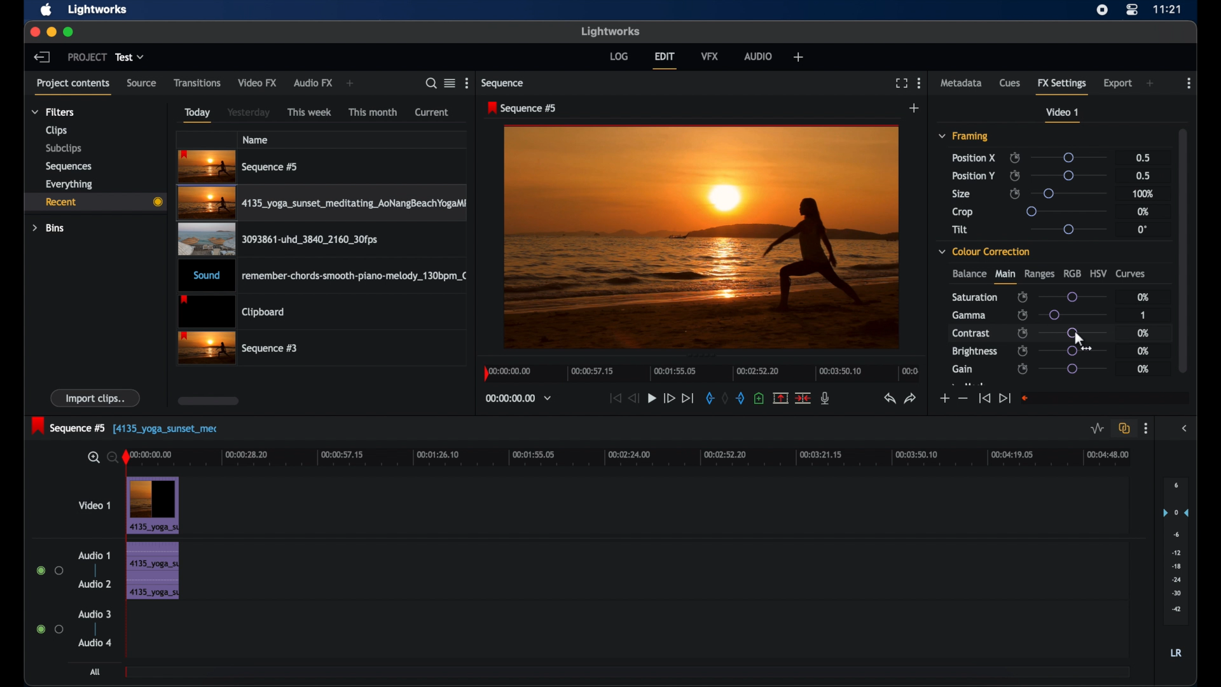  I want to click on moreoptions, so click(920, 82).